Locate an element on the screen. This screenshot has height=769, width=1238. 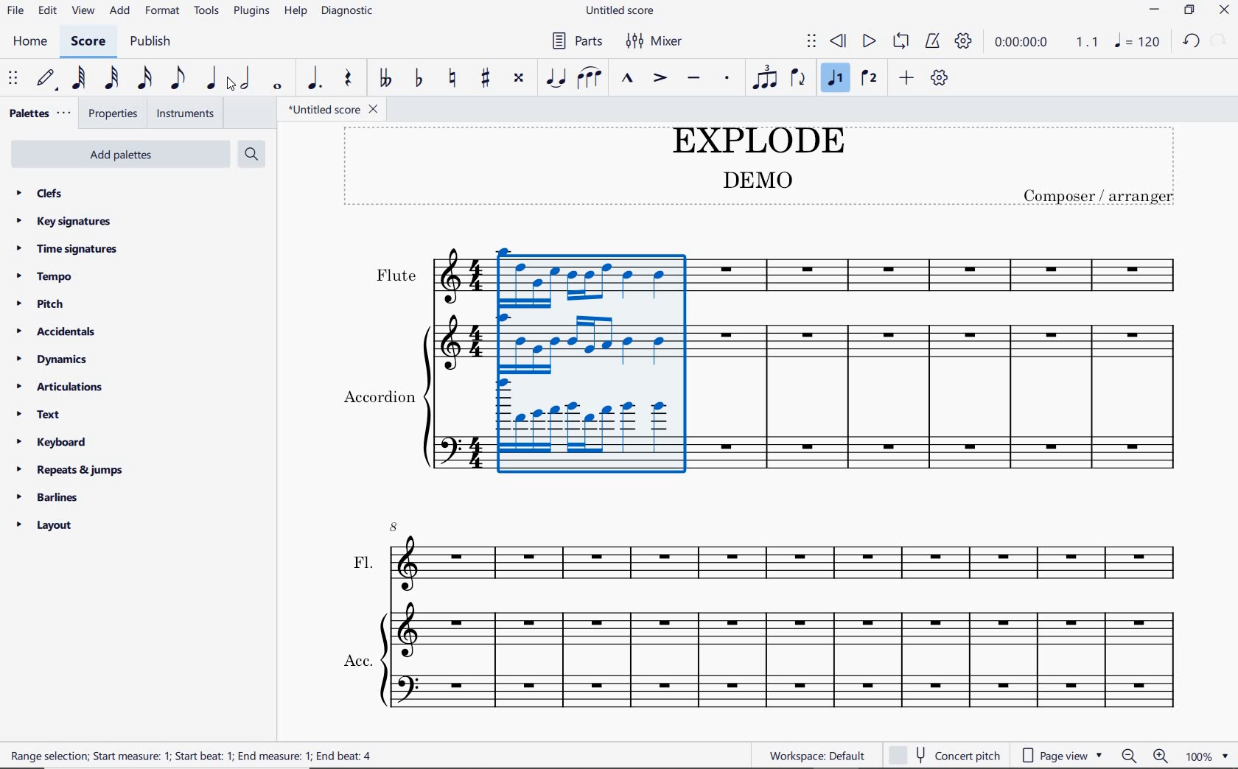
augmentation dot is located at coordinates (315, 77).